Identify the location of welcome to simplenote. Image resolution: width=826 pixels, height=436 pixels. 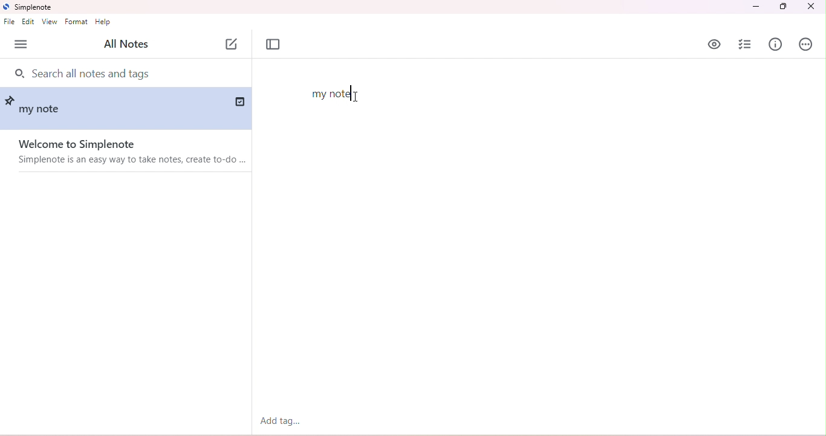
(125, 152).